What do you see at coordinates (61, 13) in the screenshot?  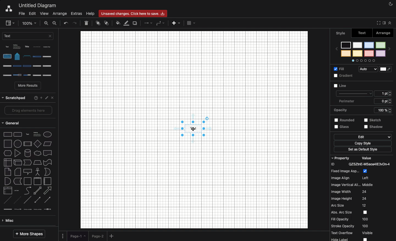 I see `Arrange` at bounding box center [61, 13].